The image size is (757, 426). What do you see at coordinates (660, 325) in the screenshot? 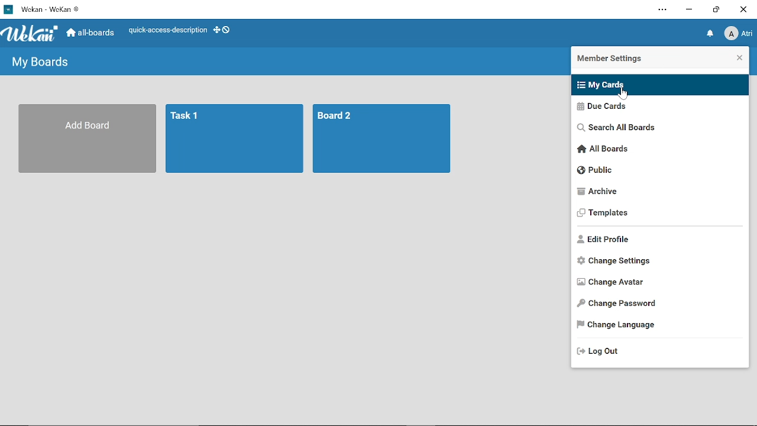
I see `Change Language` at bounding box center [660, 325].